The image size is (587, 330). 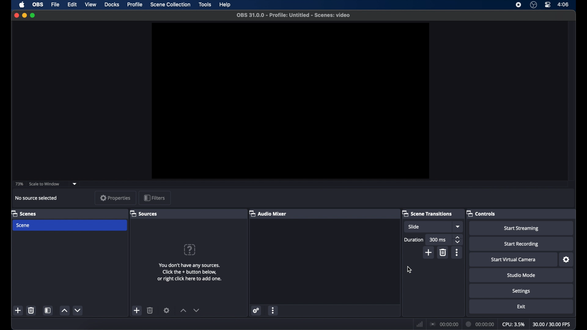 What do you see at coordinates (23, 225) in the screenshot?
I see `scene` at bounding box center [23, 225].